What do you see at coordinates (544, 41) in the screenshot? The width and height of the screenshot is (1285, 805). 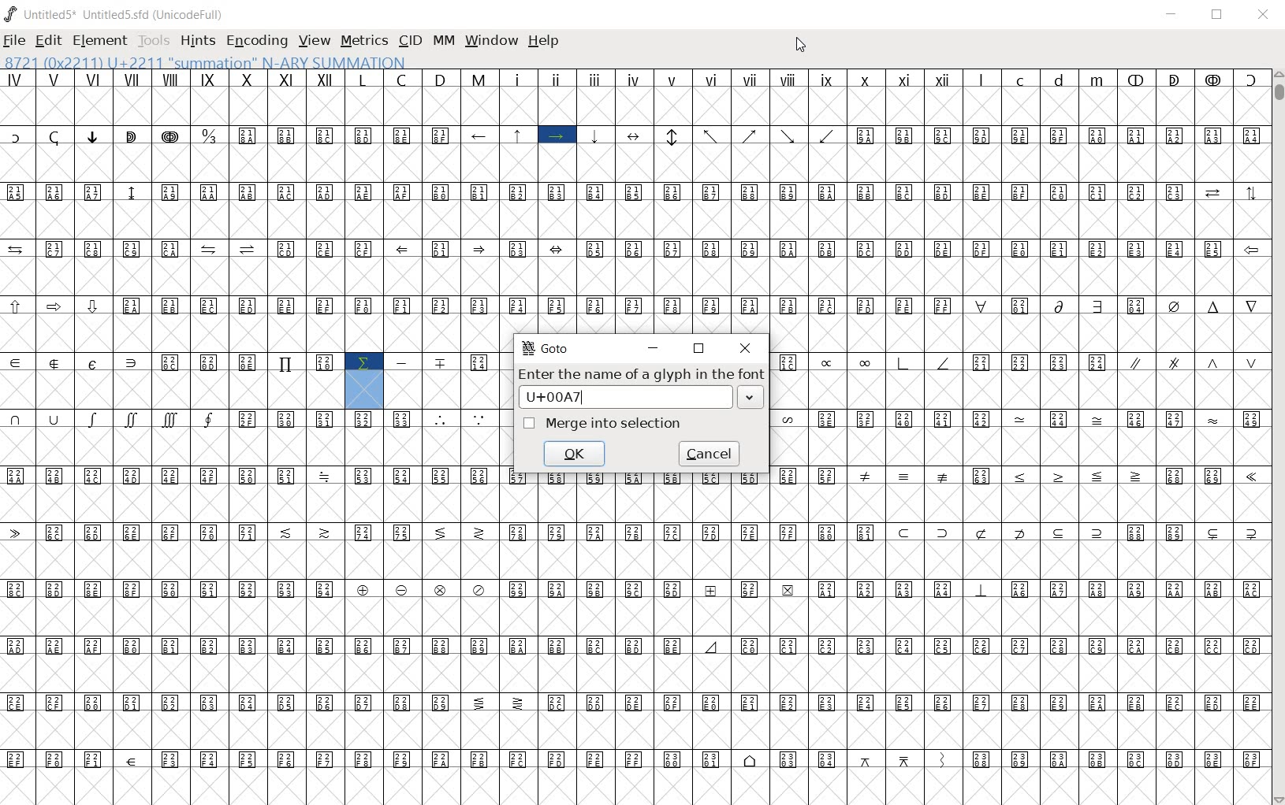 I see `help` at bounding box center [544, 41].